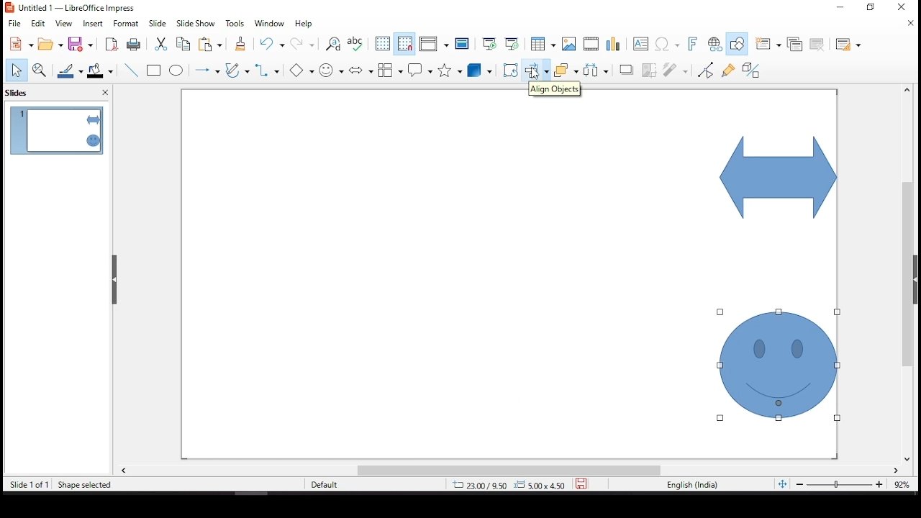 This screenshot has height=518, width=921. What do you see at coordinates (236, 70) in the screenshot?
I see `curves and polygons` at bounding box center [236, 70].